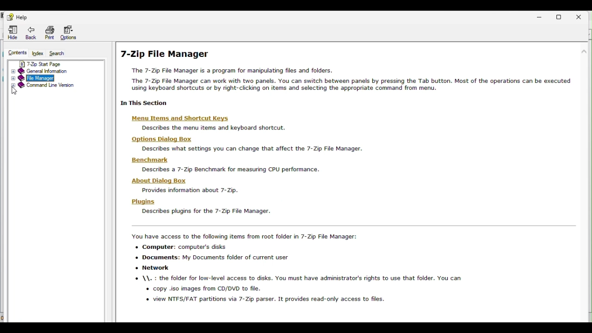  Describe the element at coordinates (71, 31) in the screenshot. I see `Options` at that location.